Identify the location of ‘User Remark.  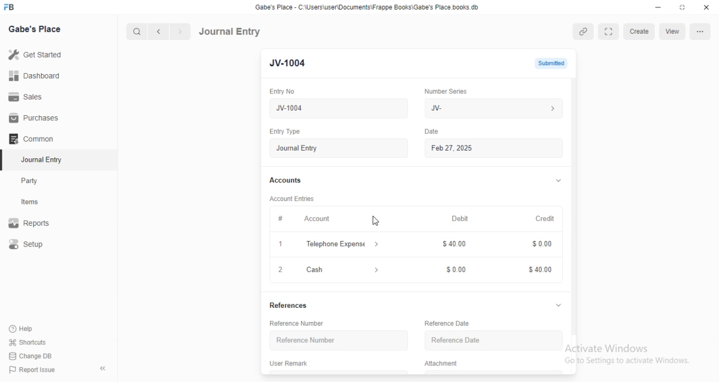
(289, 363).